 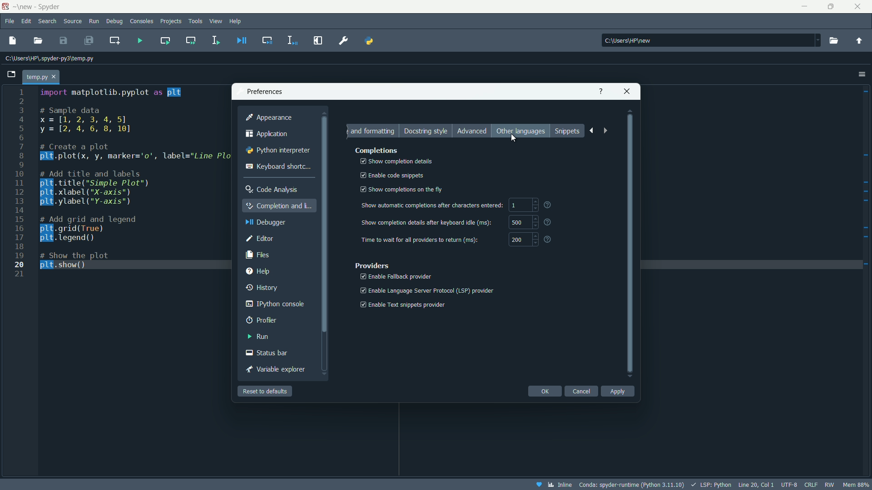 What do you see at coordinates (39, 41) in the screenshot?
I see `open file` at bounding box center [39, 41].